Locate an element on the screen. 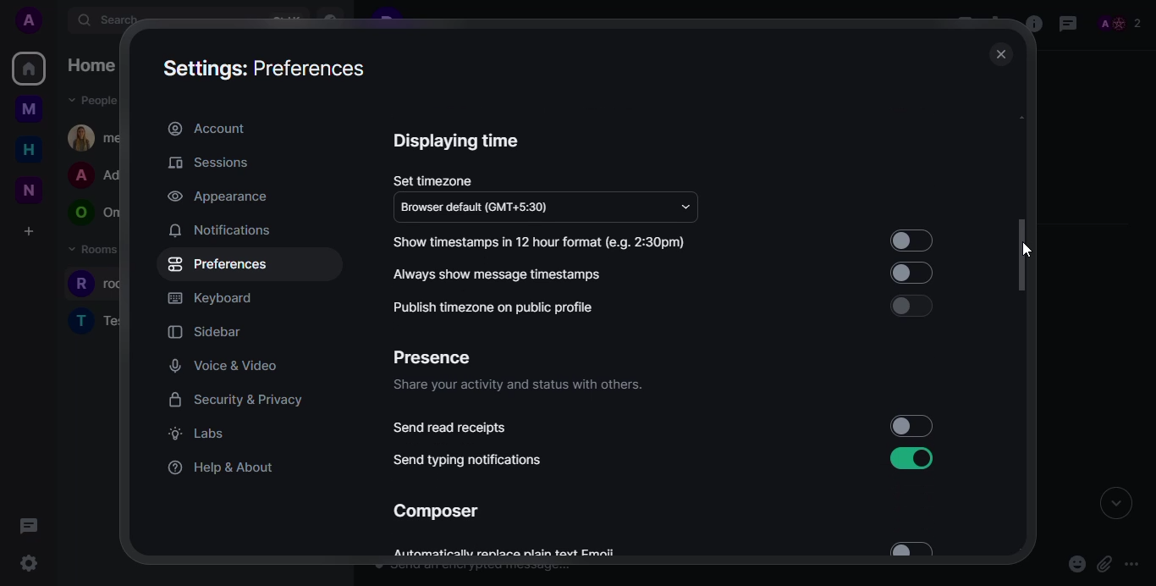 This screenshot has width=1156, height=586. labs is located at coordinates (195, 433).